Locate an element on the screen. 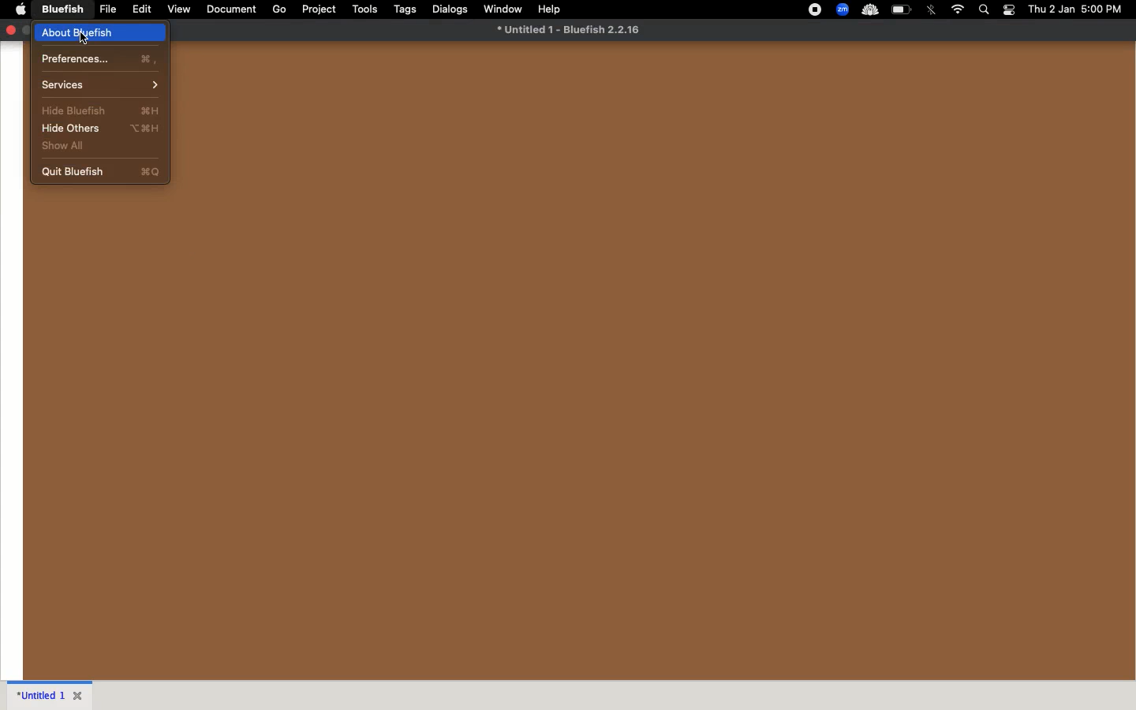 This screenshot has width=1136, height=710. show all is located at coordinates (65, 146).